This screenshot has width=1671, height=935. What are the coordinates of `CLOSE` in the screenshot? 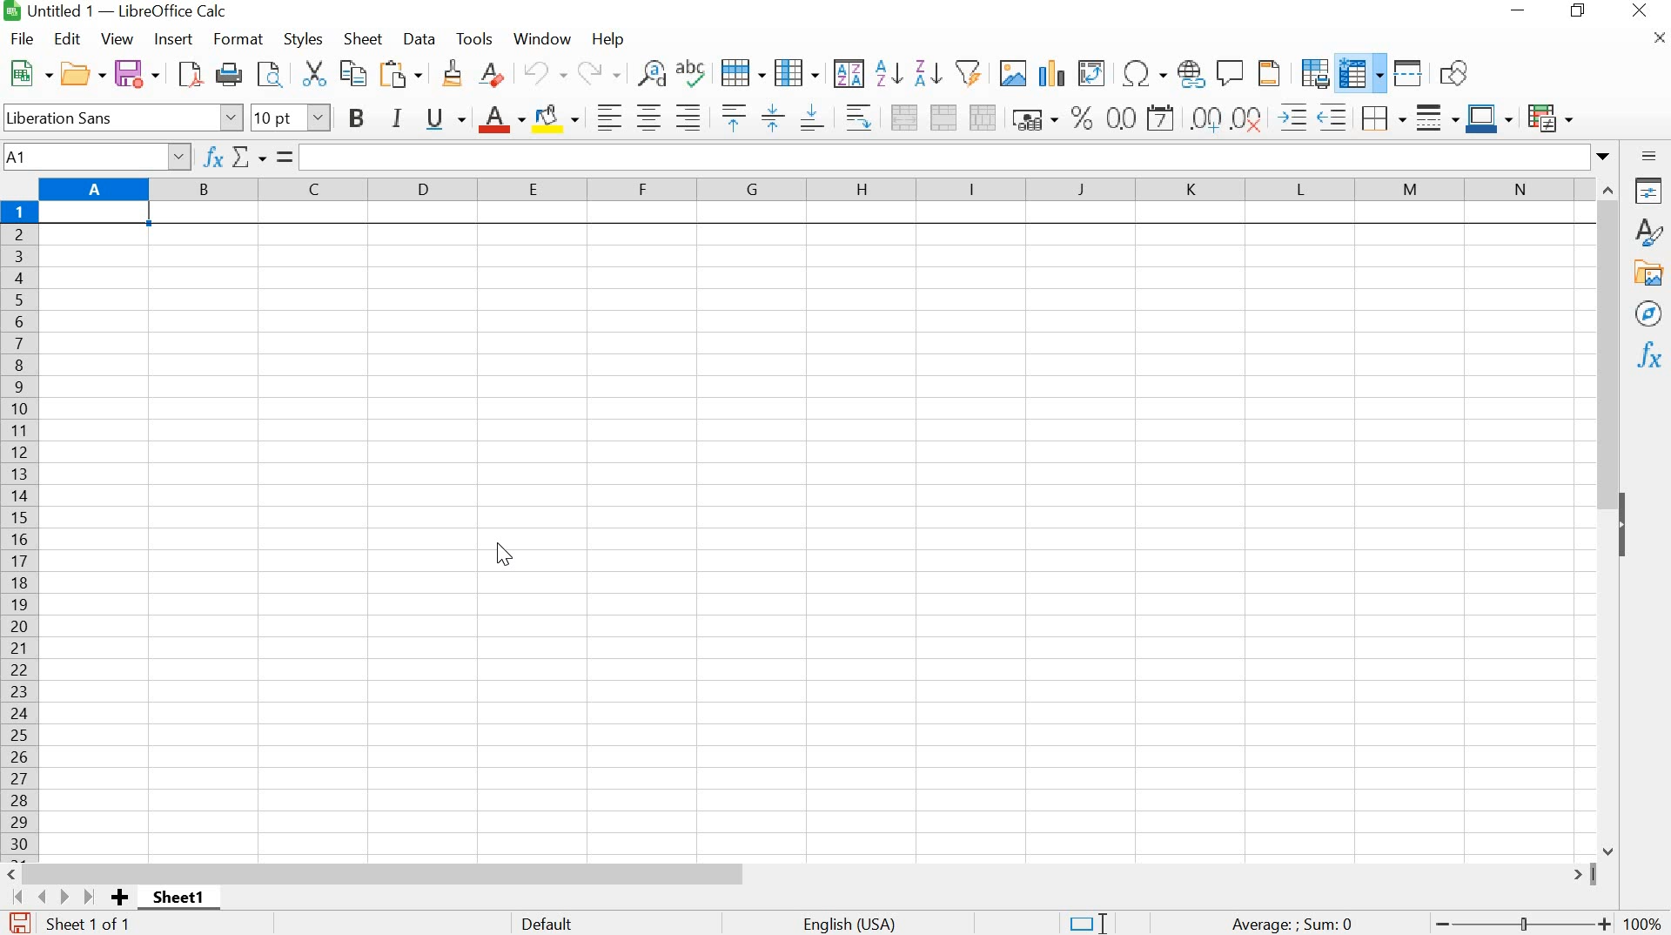 It's located at (1656, 43).